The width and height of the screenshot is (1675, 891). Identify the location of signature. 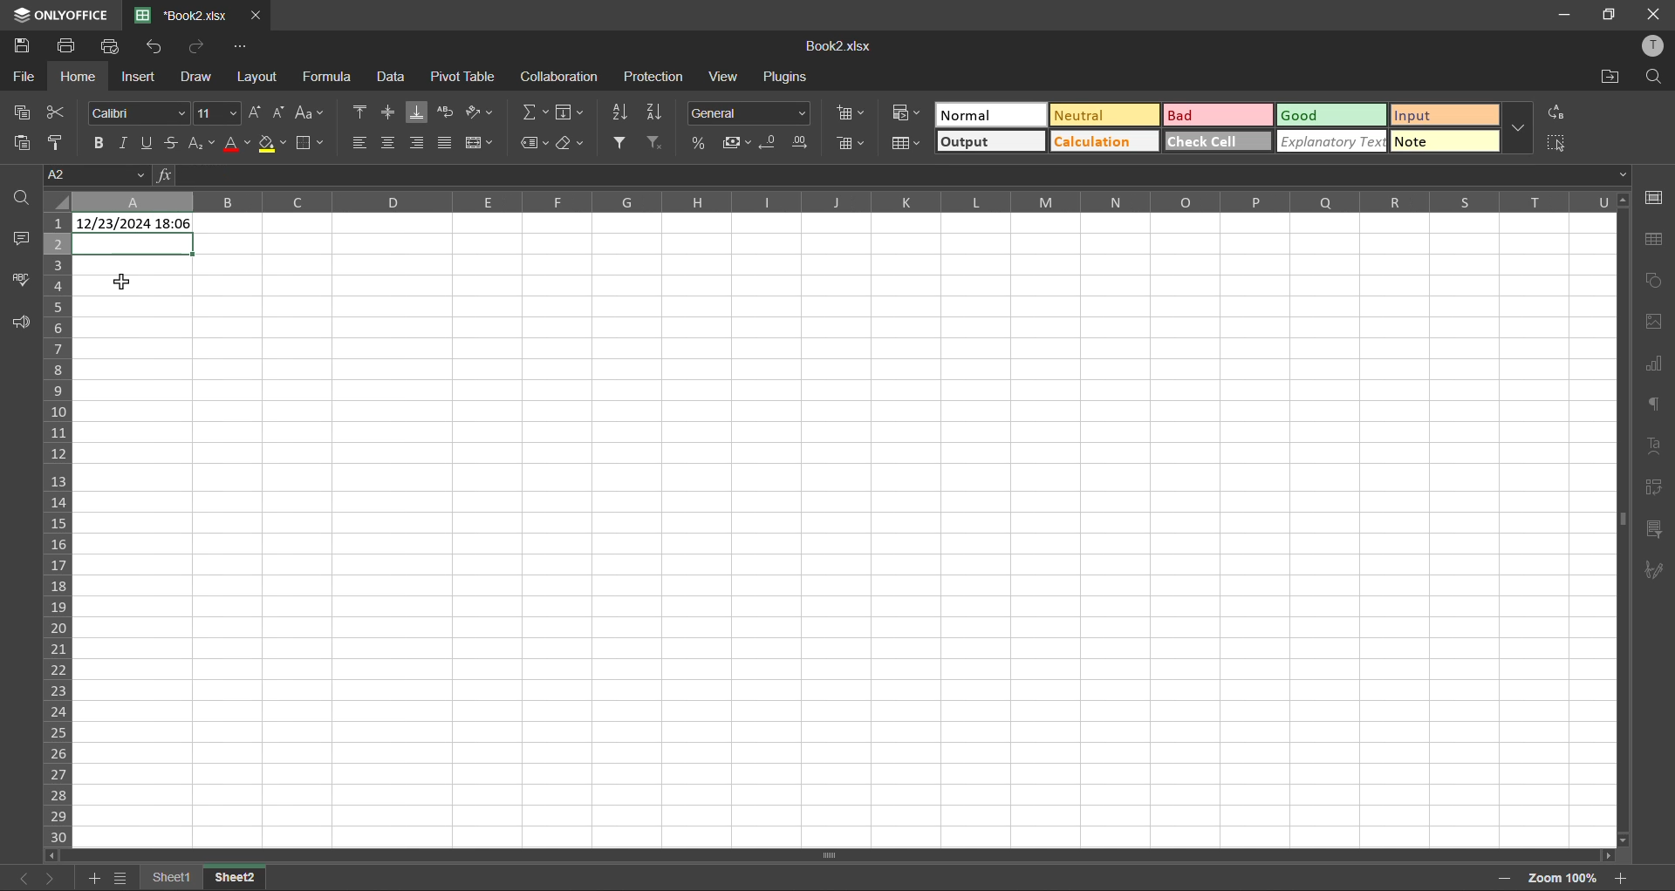
(1651, 572).